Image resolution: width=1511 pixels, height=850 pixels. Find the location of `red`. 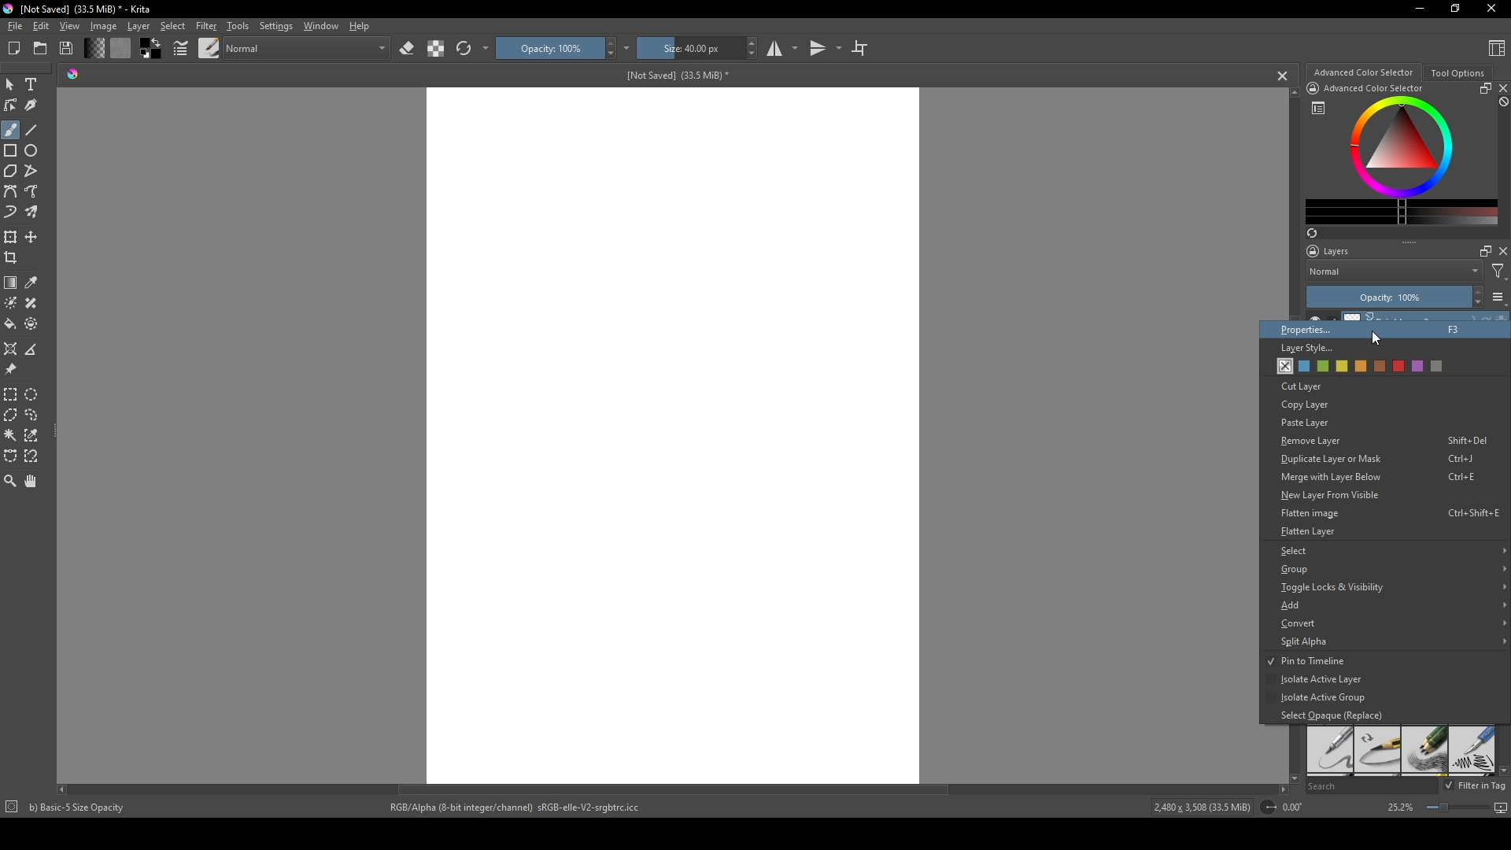

red is located at coordinates (1399, 366).